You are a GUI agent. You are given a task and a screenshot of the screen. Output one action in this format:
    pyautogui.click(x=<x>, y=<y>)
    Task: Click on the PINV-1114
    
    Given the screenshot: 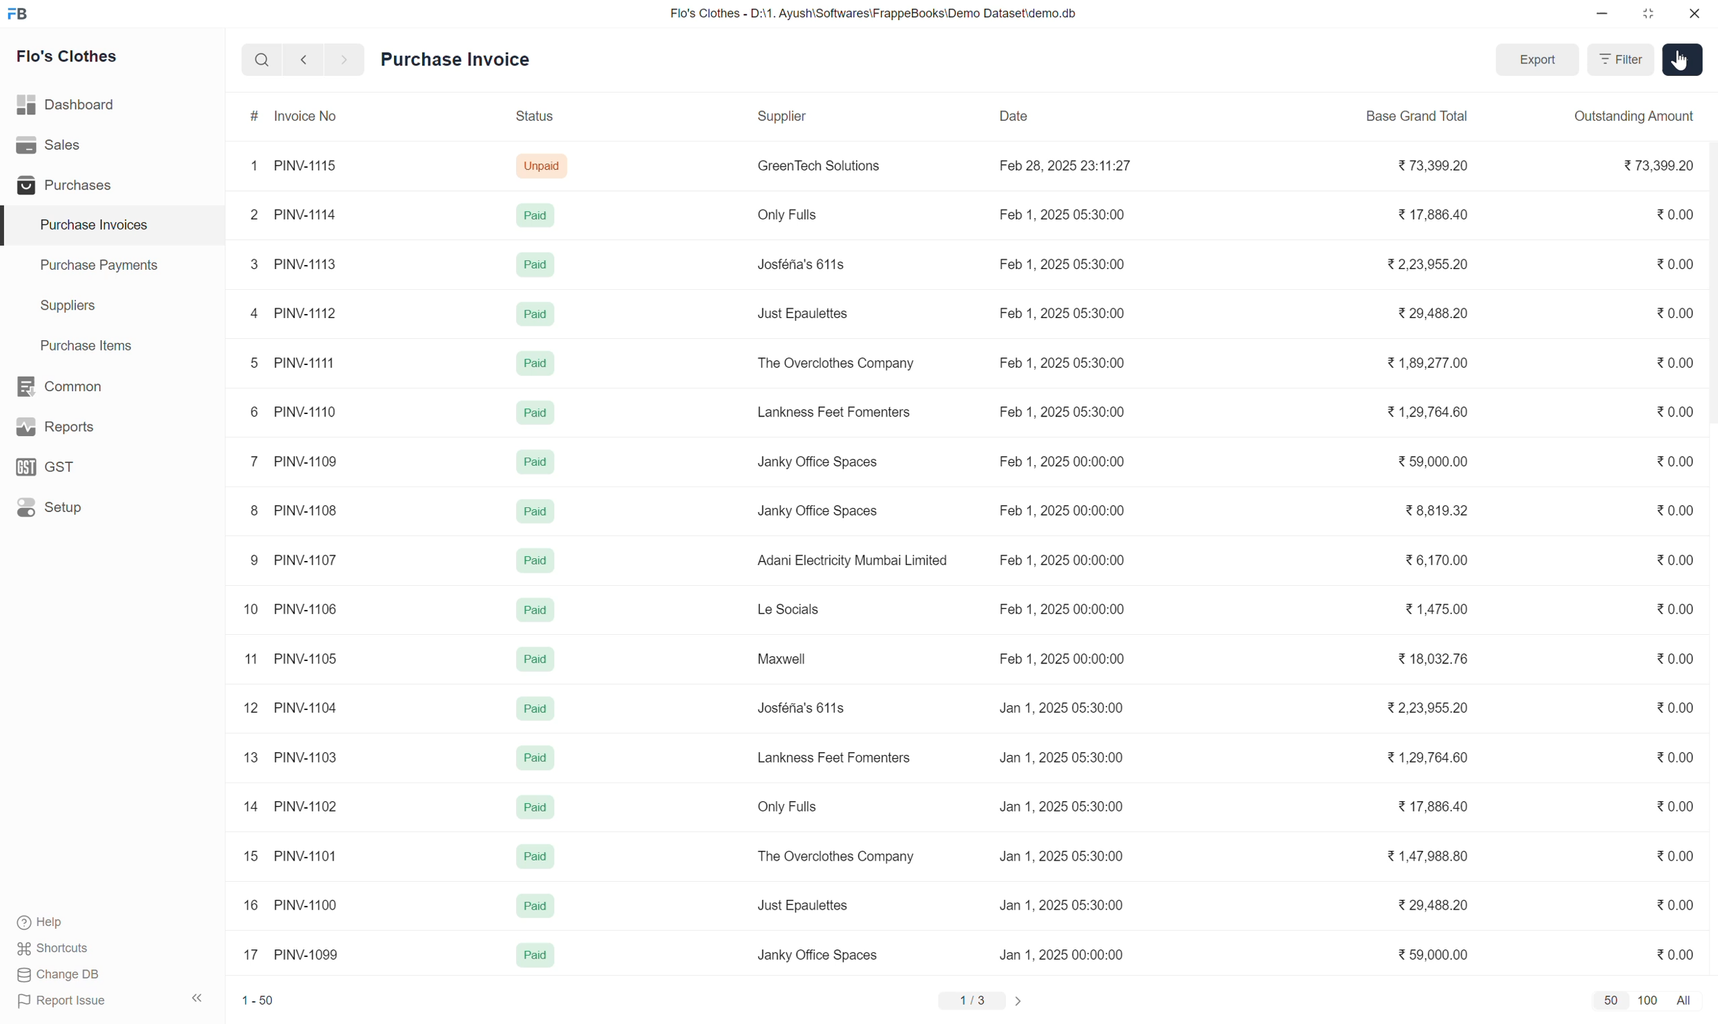 What is the action you would take?
    pyautogui.click(x=305, y=214)
    